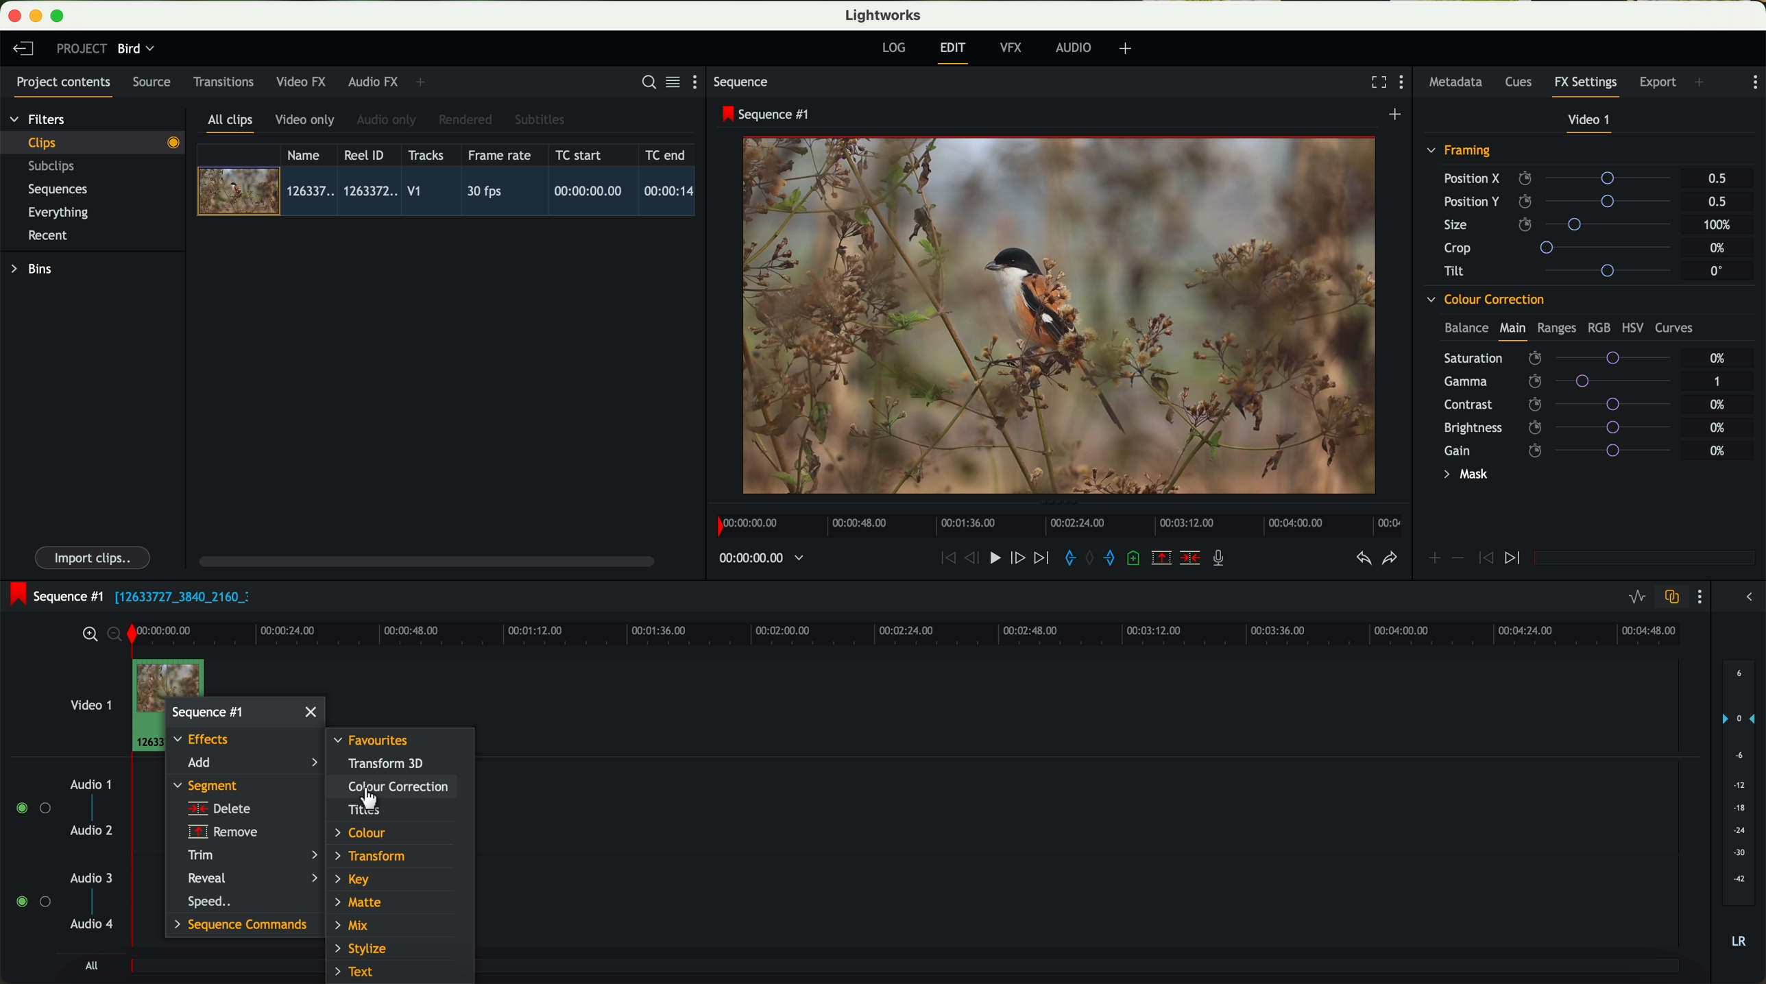 This screenshot has width=1766, height=984. I want to click on audio 2, so click(93, 831).